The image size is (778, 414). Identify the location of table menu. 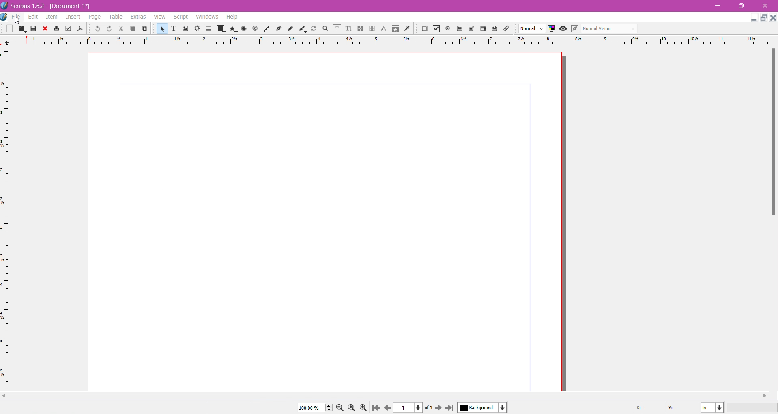
(116, 17).